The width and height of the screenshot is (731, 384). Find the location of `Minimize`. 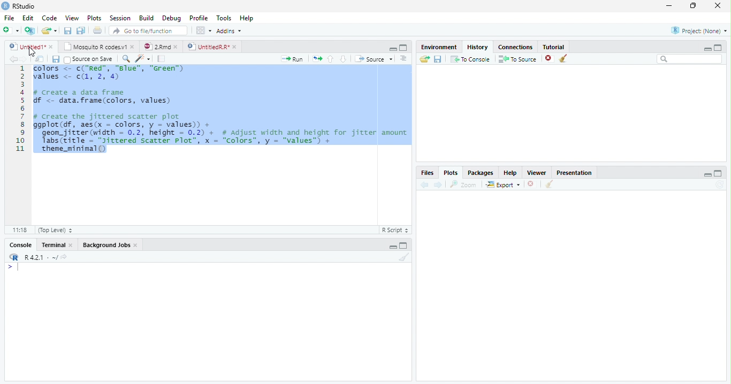

Minimize is located at coordinates (392, 247).